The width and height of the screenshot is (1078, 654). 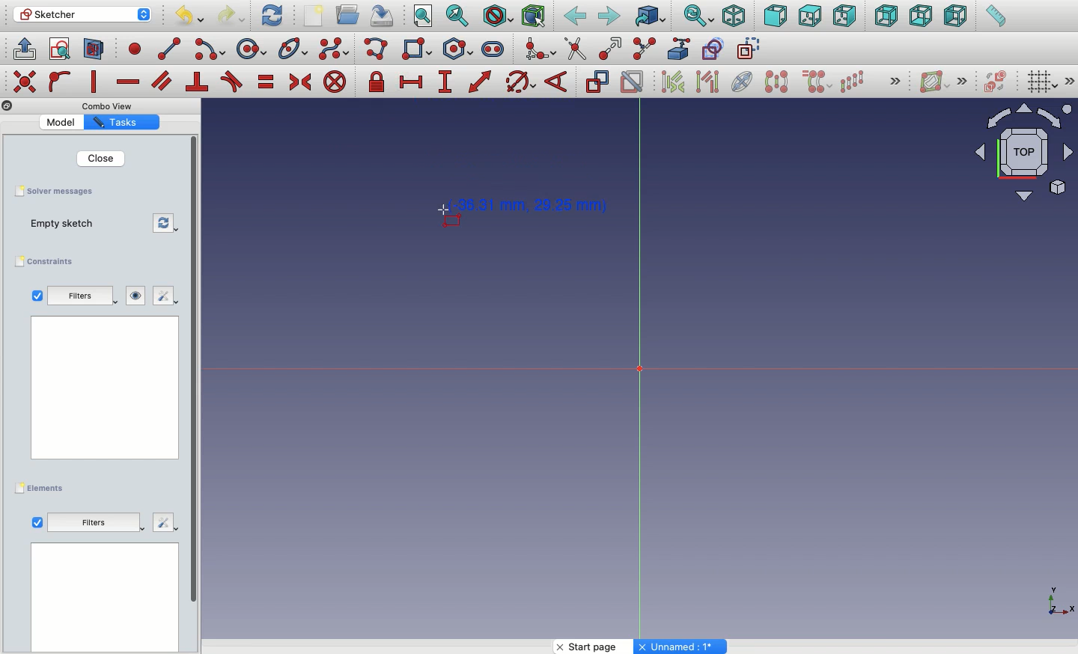 I want to click on Tasks, so click(x=119, y=123).